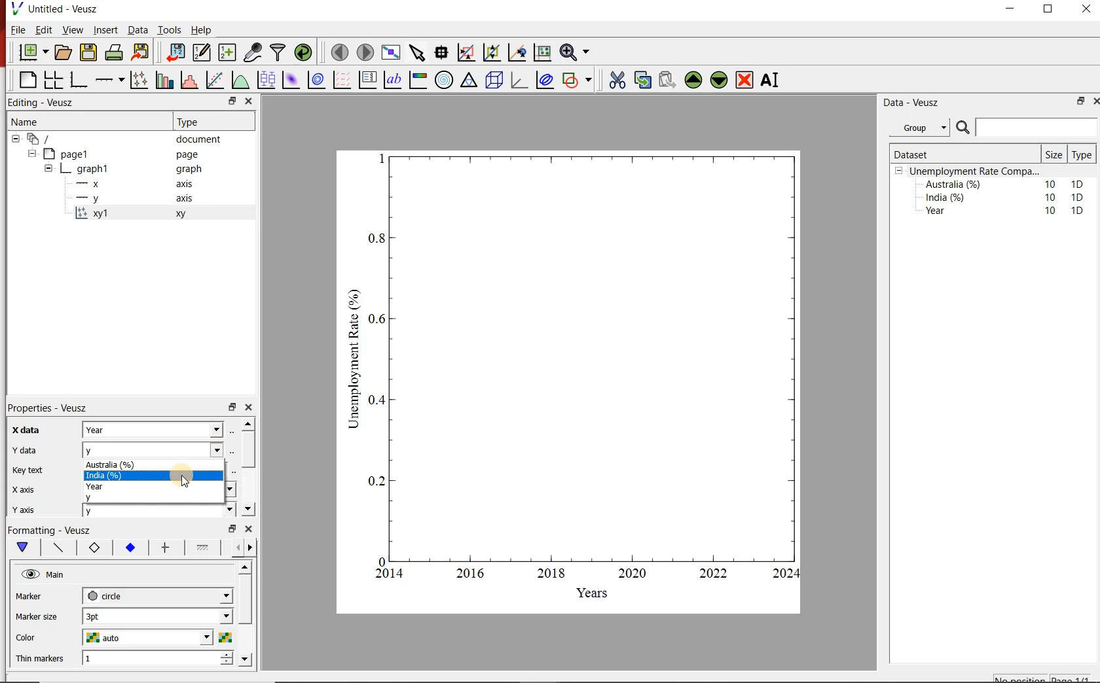 The image size is (1100, 683). I want to click on 3d scenes, so click(492, 79).